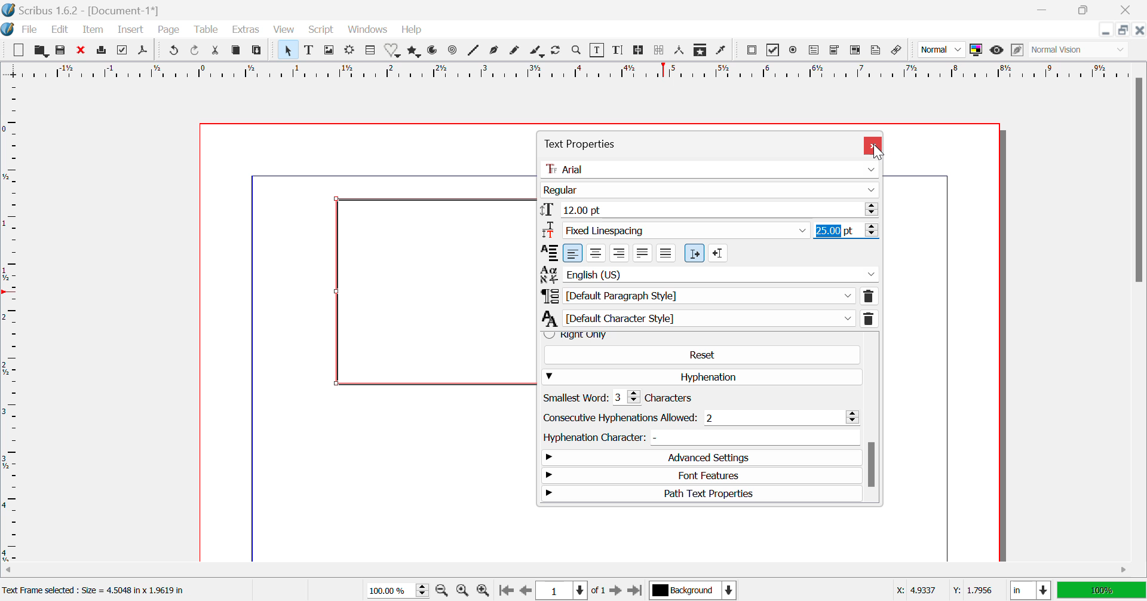 This screenshot has height=601, width=1147. Describe the element at coordinates (462, 591) in the screenshot. I see `Zoom to 100%` at that location.